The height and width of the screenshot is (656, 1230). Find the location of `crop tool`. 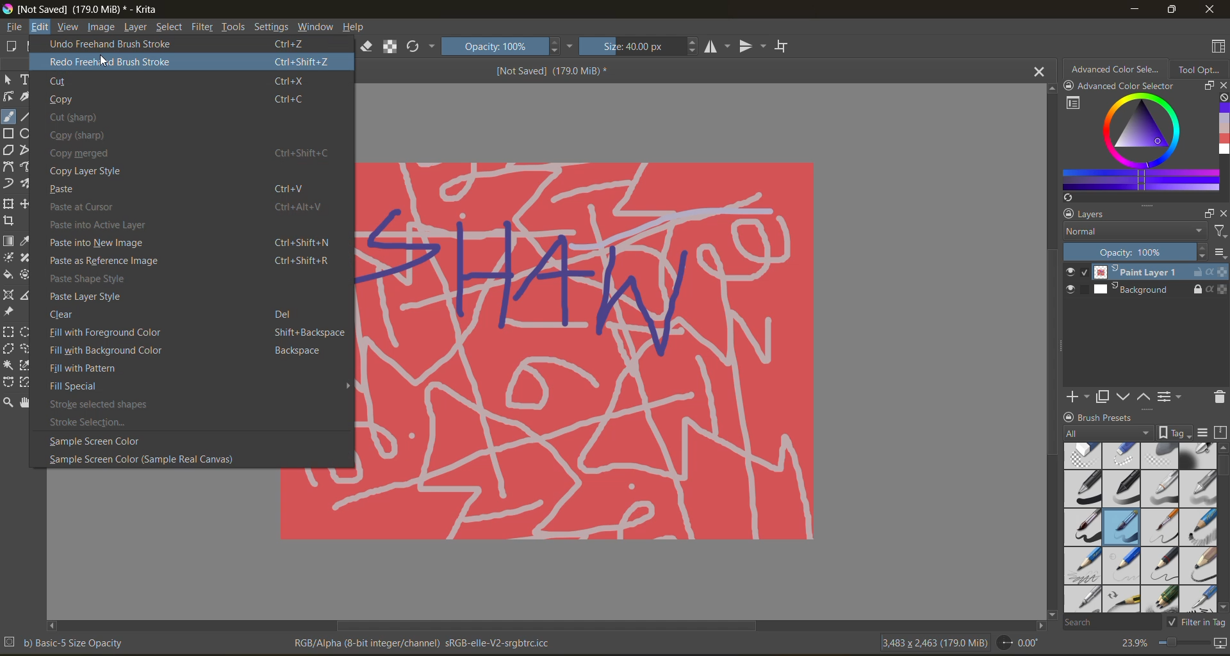

crop tool is located at coordinates (10, 221).